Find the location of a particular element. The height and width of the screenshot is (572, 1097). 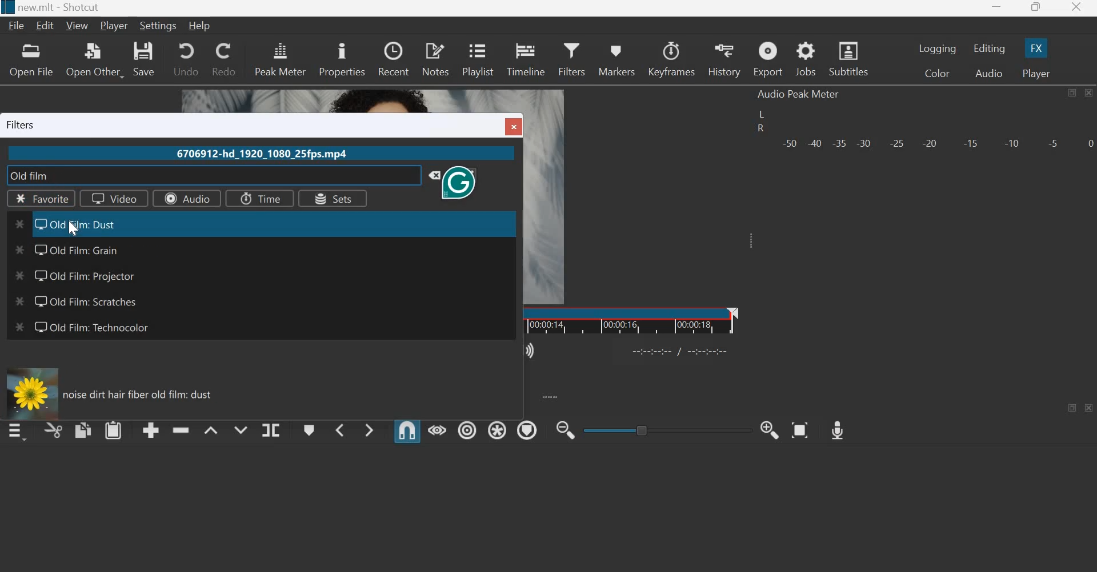

paste is located at coordinates (114, 429).